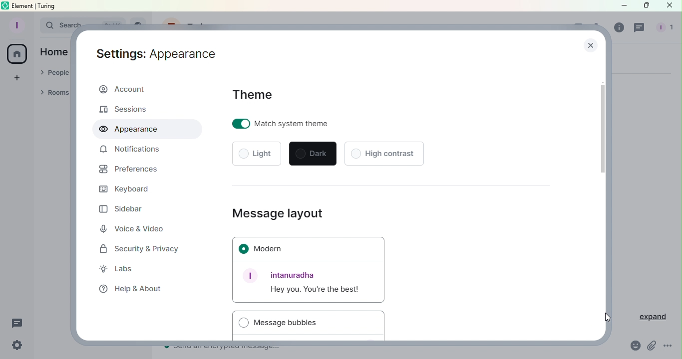  I want to click on Maximize, so click(645, 6).